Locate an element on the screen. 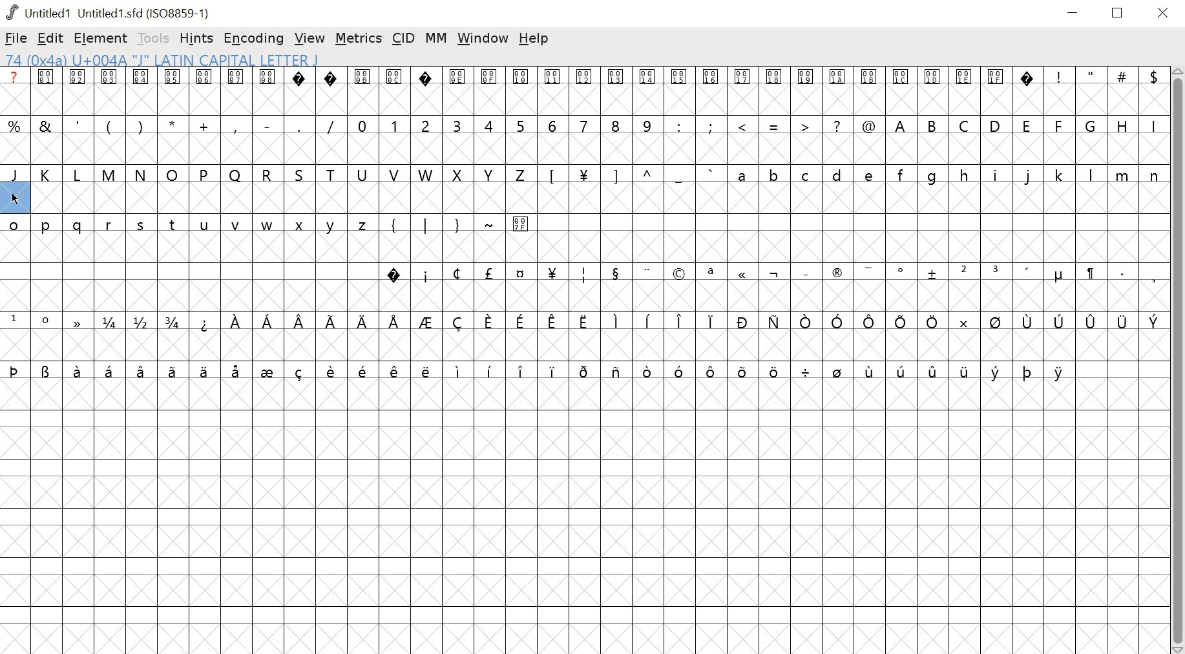 This screenshot has height=654, width=1185. symbols is located at coordinates (631, 174).